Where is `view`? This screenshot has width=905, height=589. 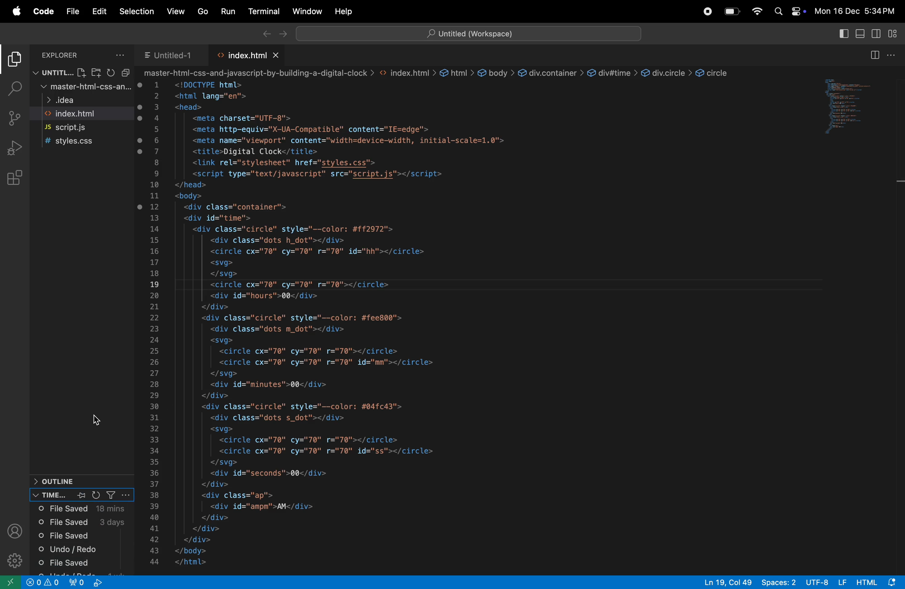 view is located at coordinates (176, 11).